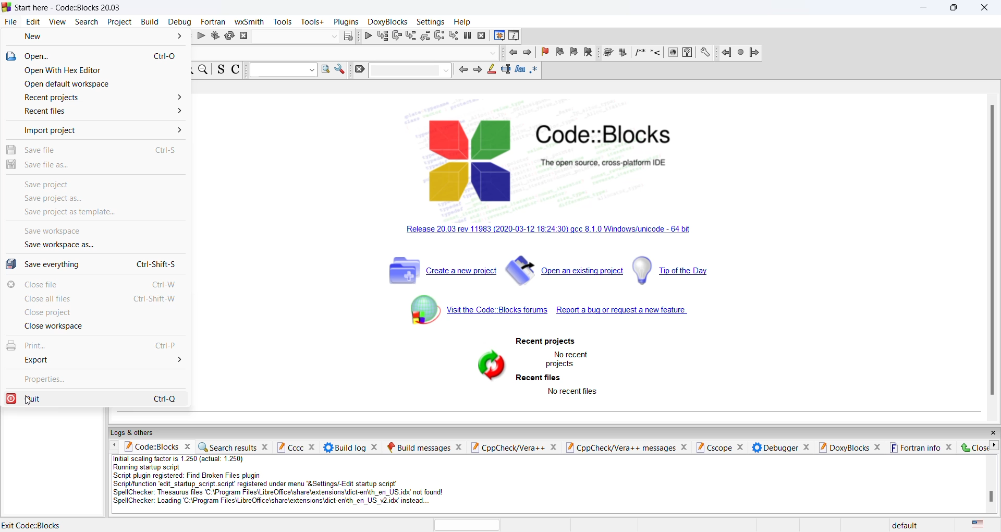 The image size is (1001, 532). I want to click on tip of the day, so click(672, 268).